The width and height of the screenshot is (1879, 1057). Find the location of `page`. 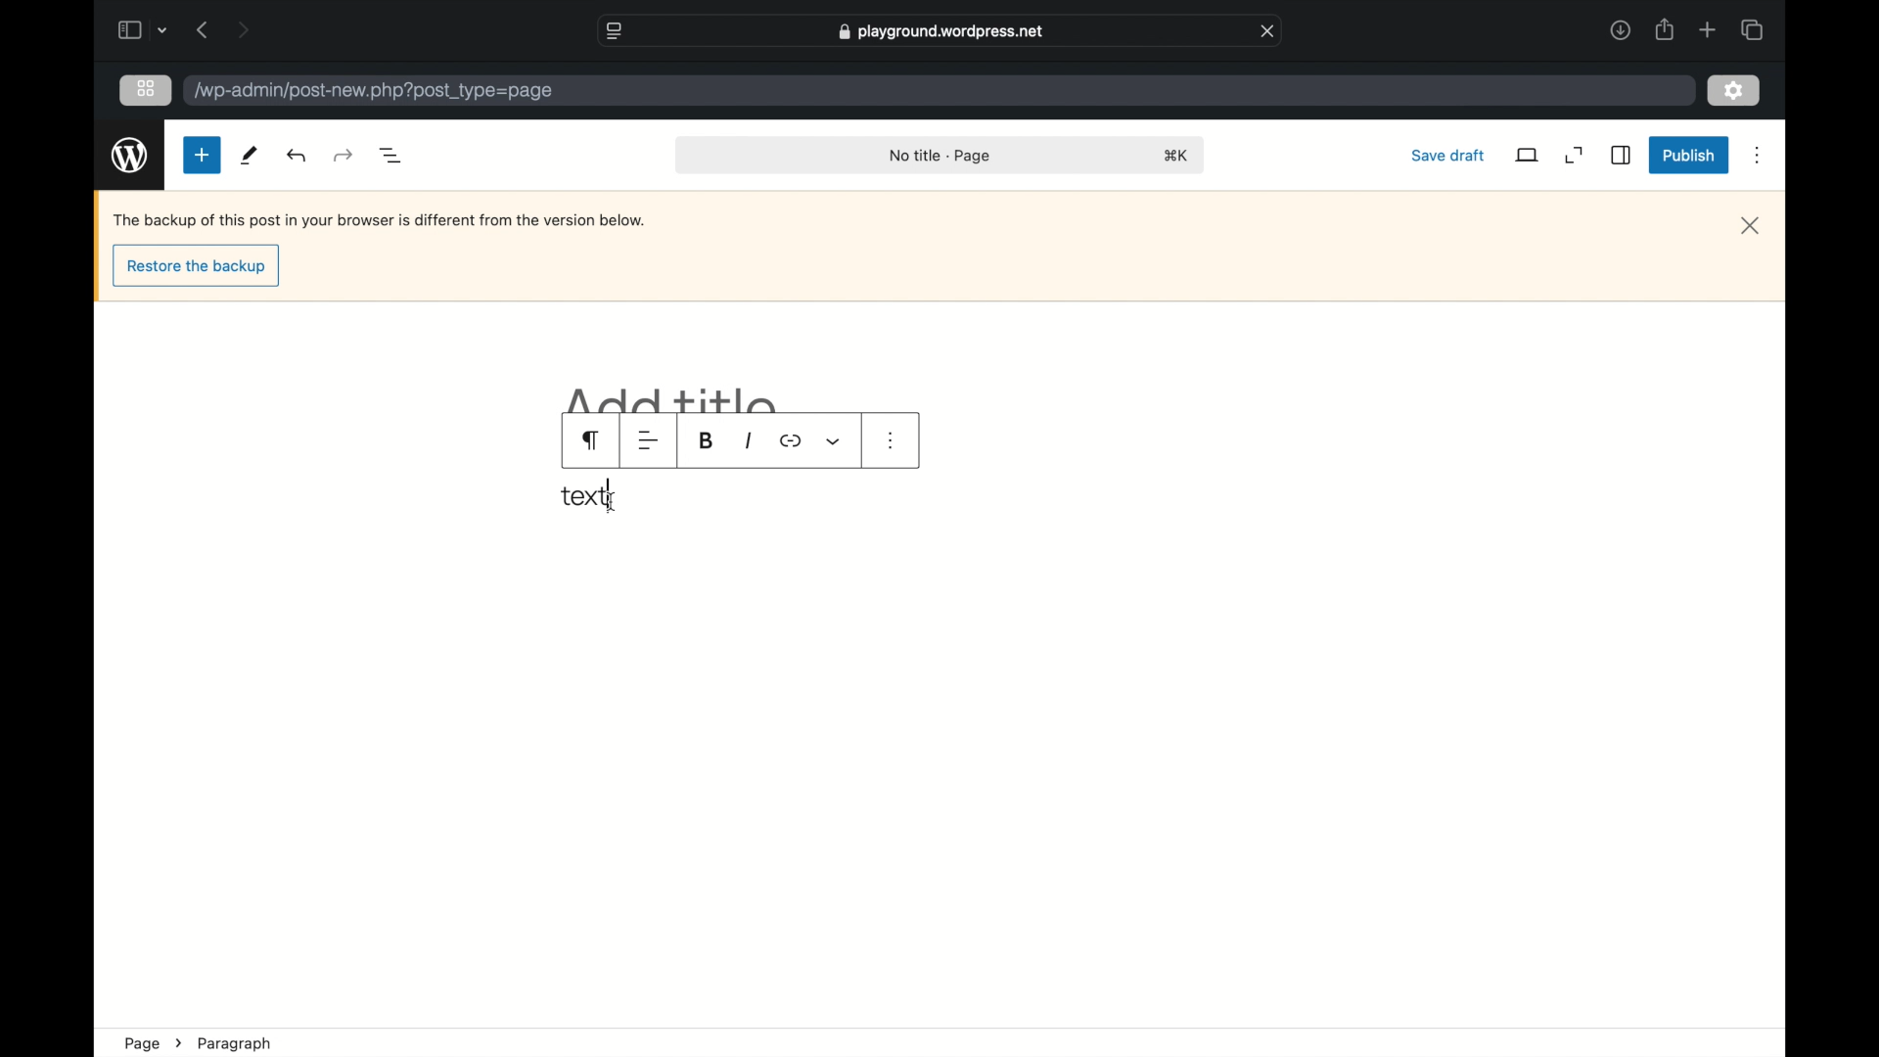

page is located at coordinates (141, 1043).